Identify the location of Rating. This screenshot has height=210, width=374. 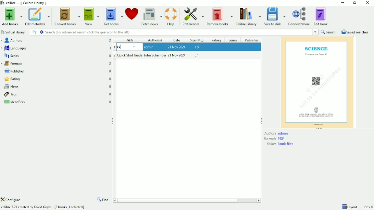
(11, 79).